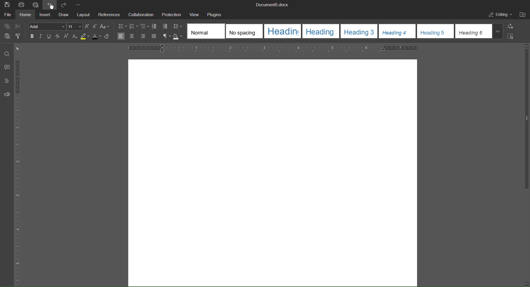 Image resolution: width=530 pixels, height=287 pixels. Describe the element at coordinates (64, 4) in the screenshot. I see `Redo` at that location.